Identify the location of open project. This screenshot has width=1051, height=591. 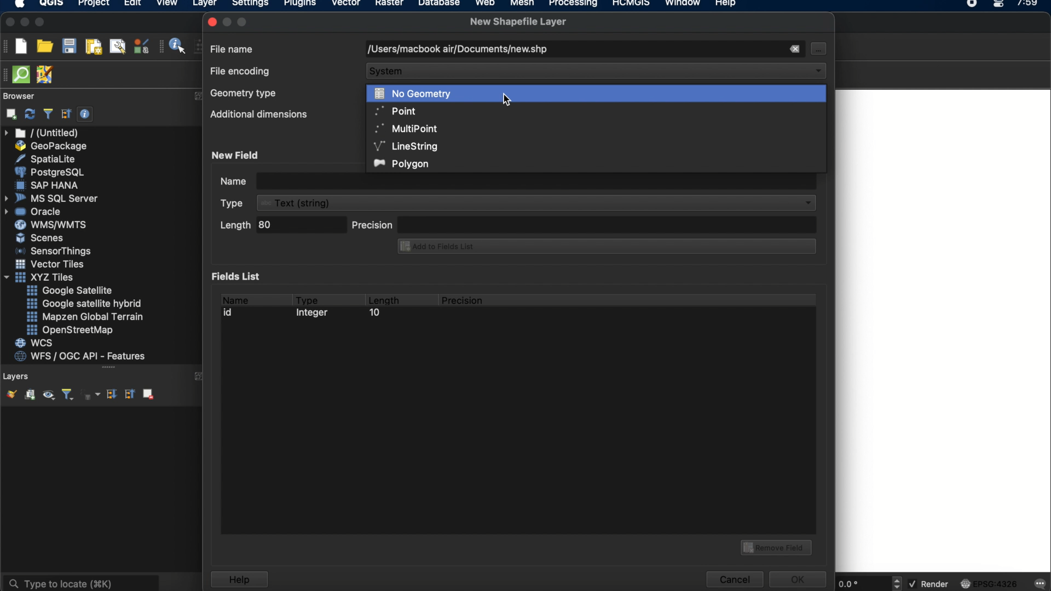
(44, 47).